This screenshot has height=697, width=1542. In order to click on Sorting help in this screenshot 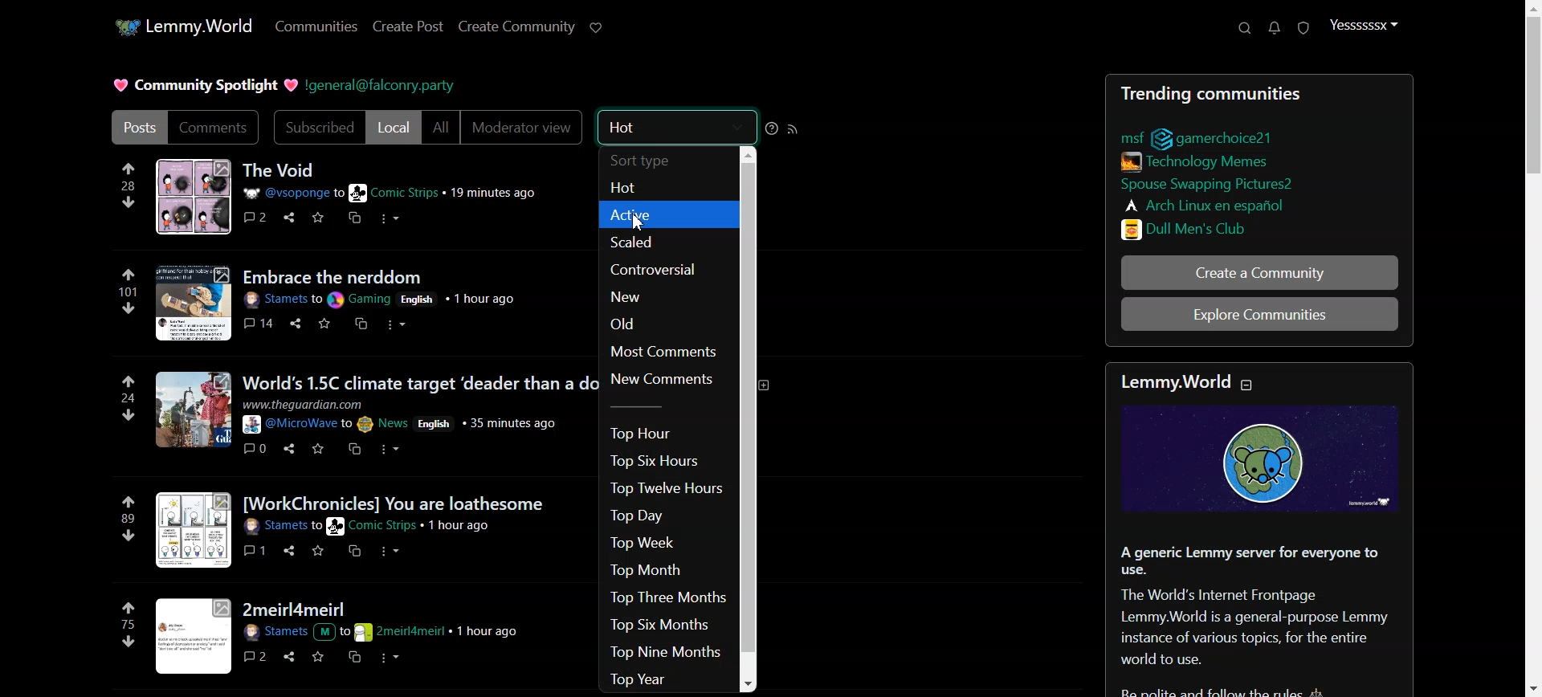, I will do `click(772, 128)`.